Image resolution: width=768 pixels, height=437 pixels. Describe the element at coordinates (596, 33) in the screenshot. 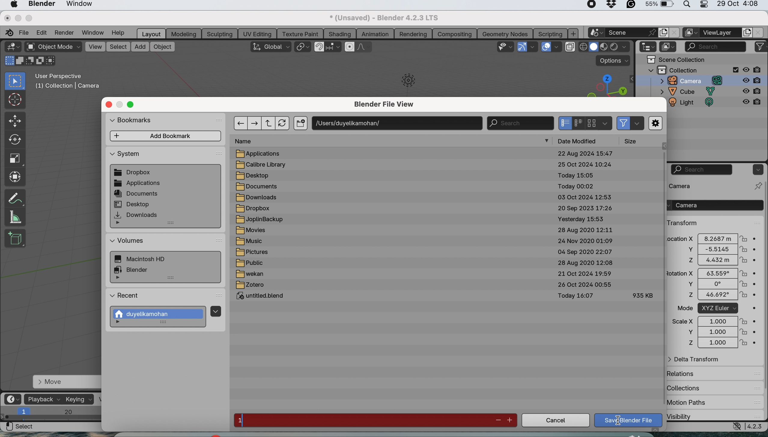

I see `new scene` at that location.